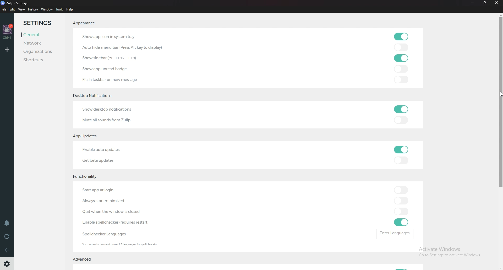  I want to click on home, so click(7, 32).